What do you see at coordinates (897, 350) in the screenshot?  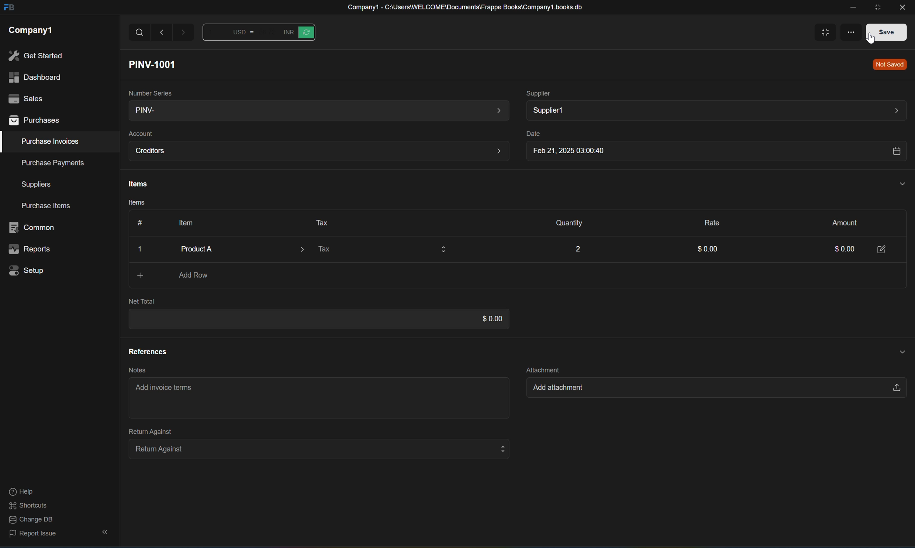 I see `Hide` at bounding box center [897, 350].